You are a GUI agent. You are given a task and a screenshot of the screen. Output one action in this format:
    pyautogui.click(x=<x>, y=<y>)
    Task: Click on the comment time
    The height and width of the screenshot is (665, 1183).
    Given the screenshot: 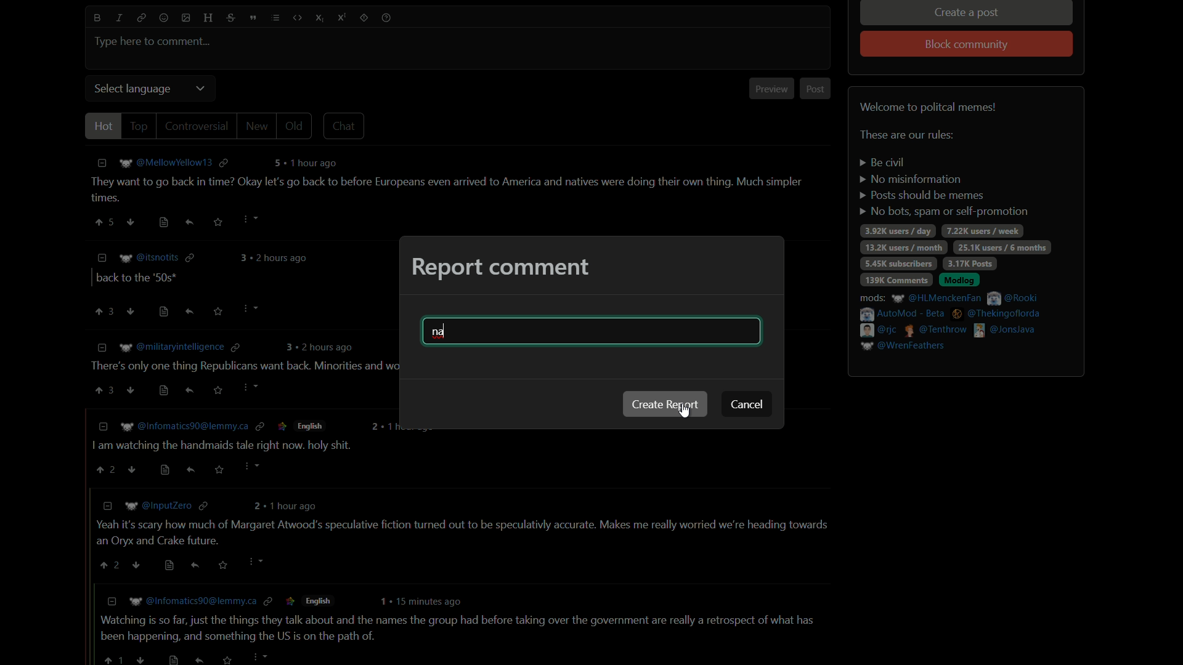 What is the action you would take?
    pyautogui.click(x=276, y=258)
    